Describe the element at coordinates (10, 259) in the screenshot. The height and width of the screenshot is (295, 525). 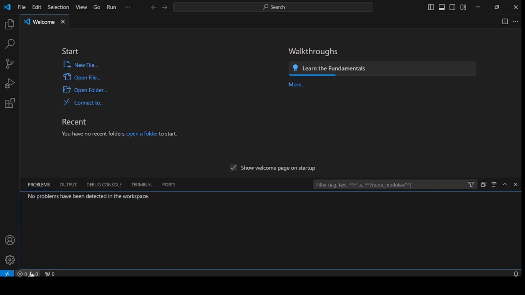
I see `settings` at that location.